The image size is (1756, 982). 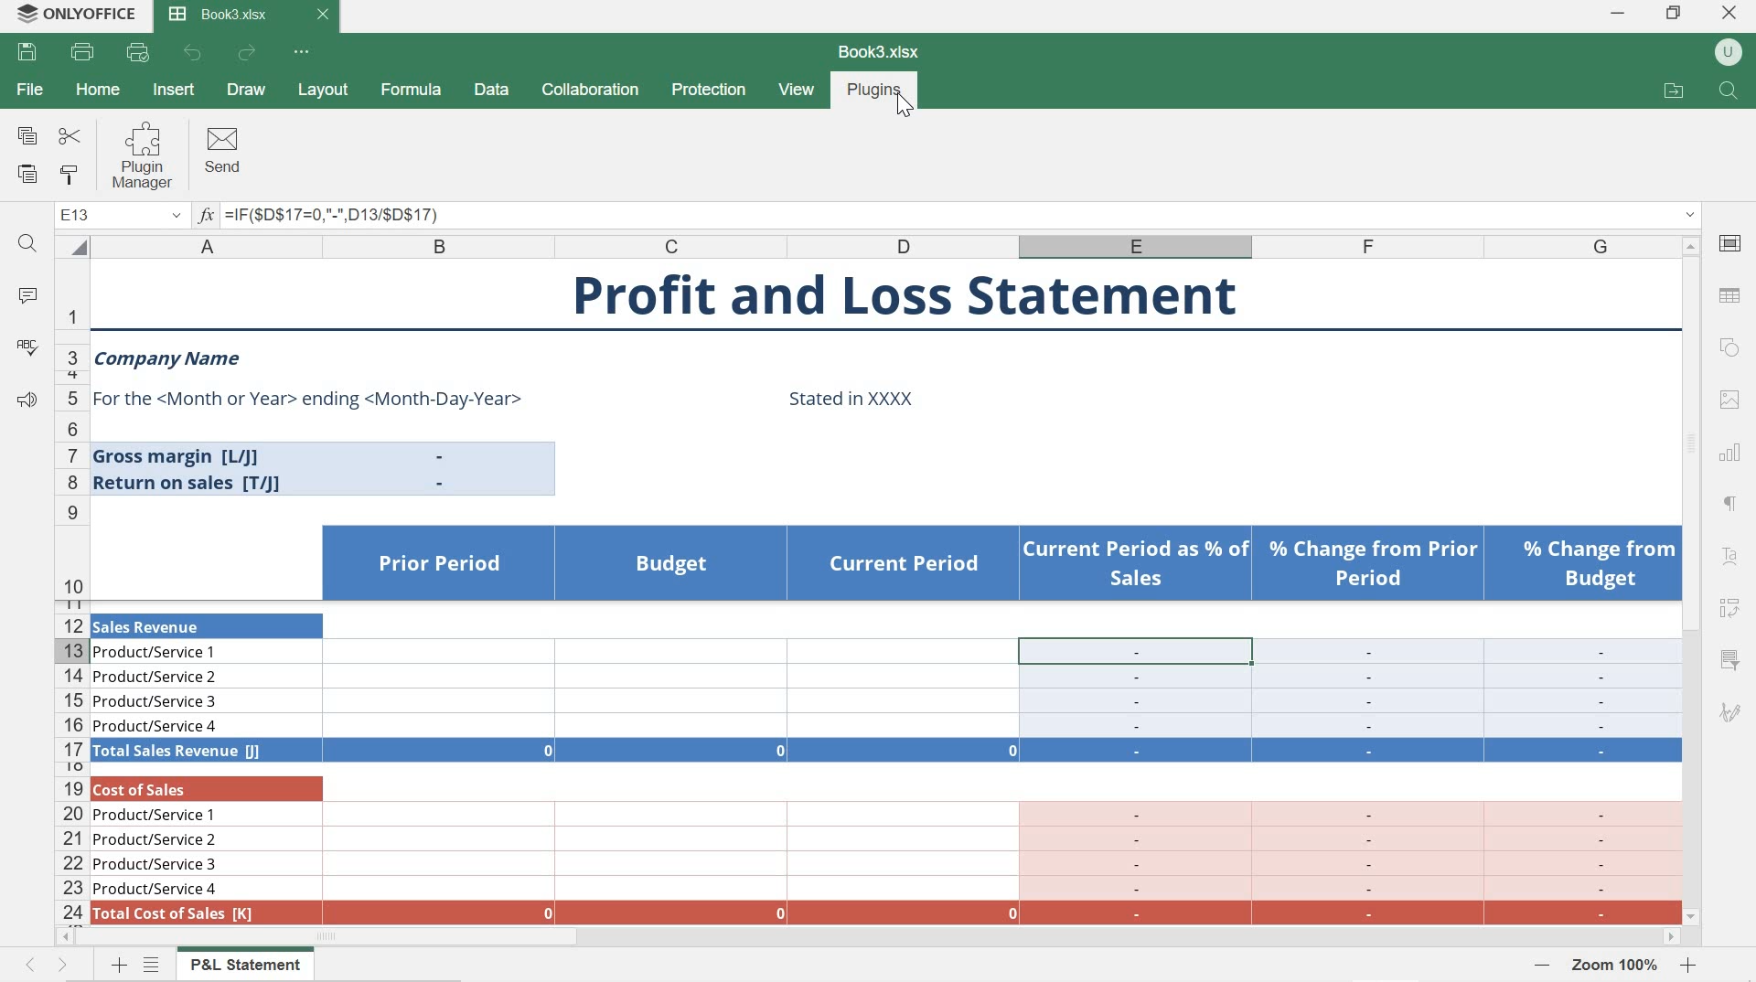 I want to click on data, so click(x=490, y=89).